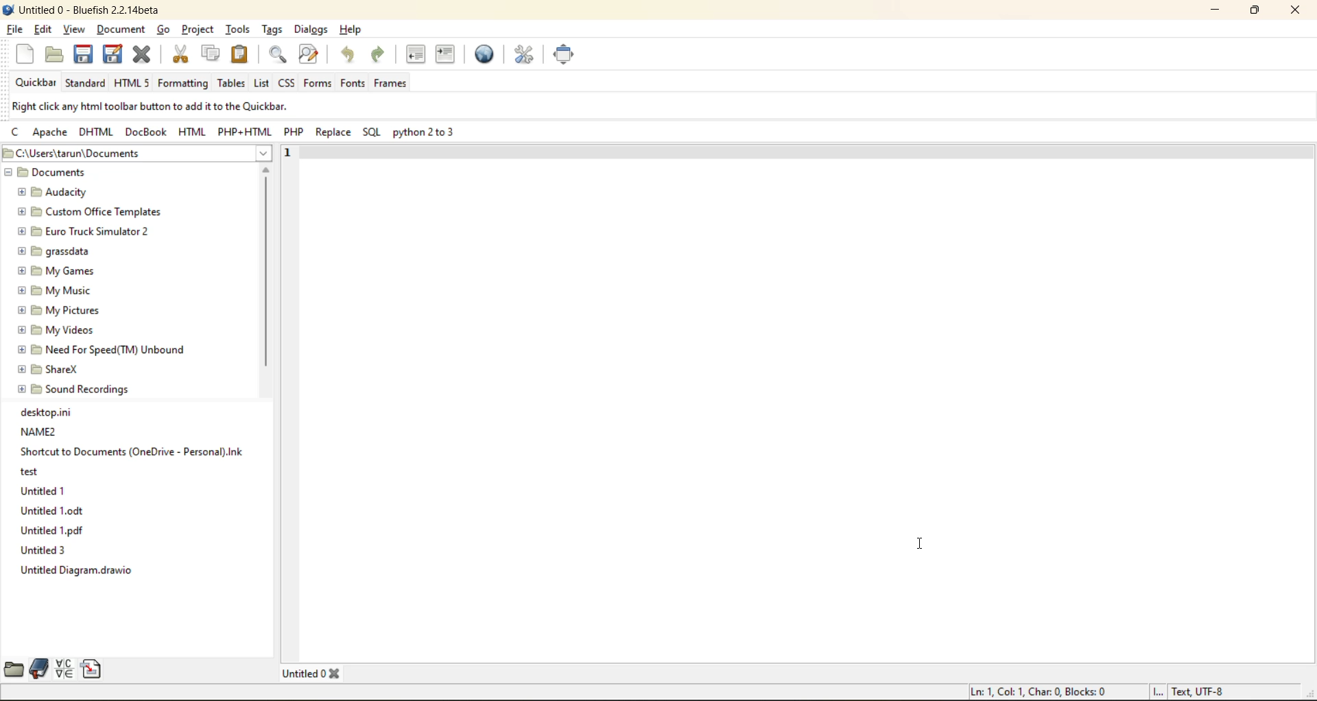  I want to click on full screen, so click(565, 56).